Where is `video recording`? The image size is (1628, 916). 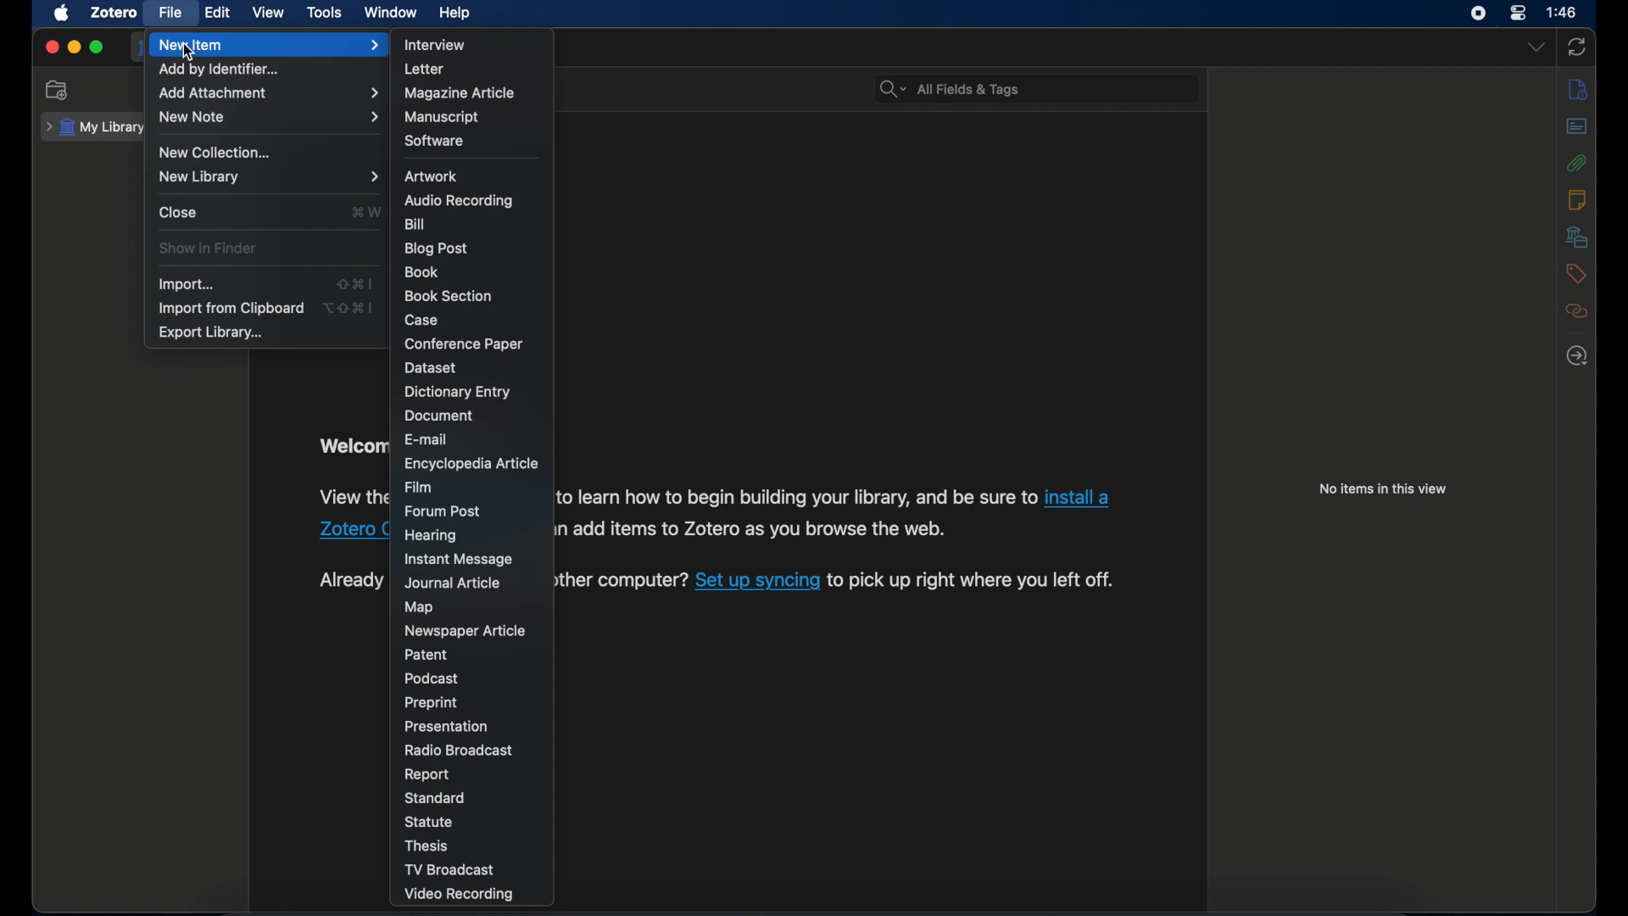 video recording is located at coordinates (459, 895).